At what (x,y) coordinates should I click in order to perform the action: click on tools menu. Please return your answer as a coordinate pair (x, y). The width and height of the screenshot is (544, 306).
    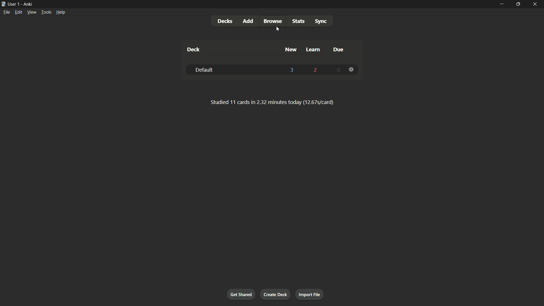
    Looking at the image, I should click on (46, 12).